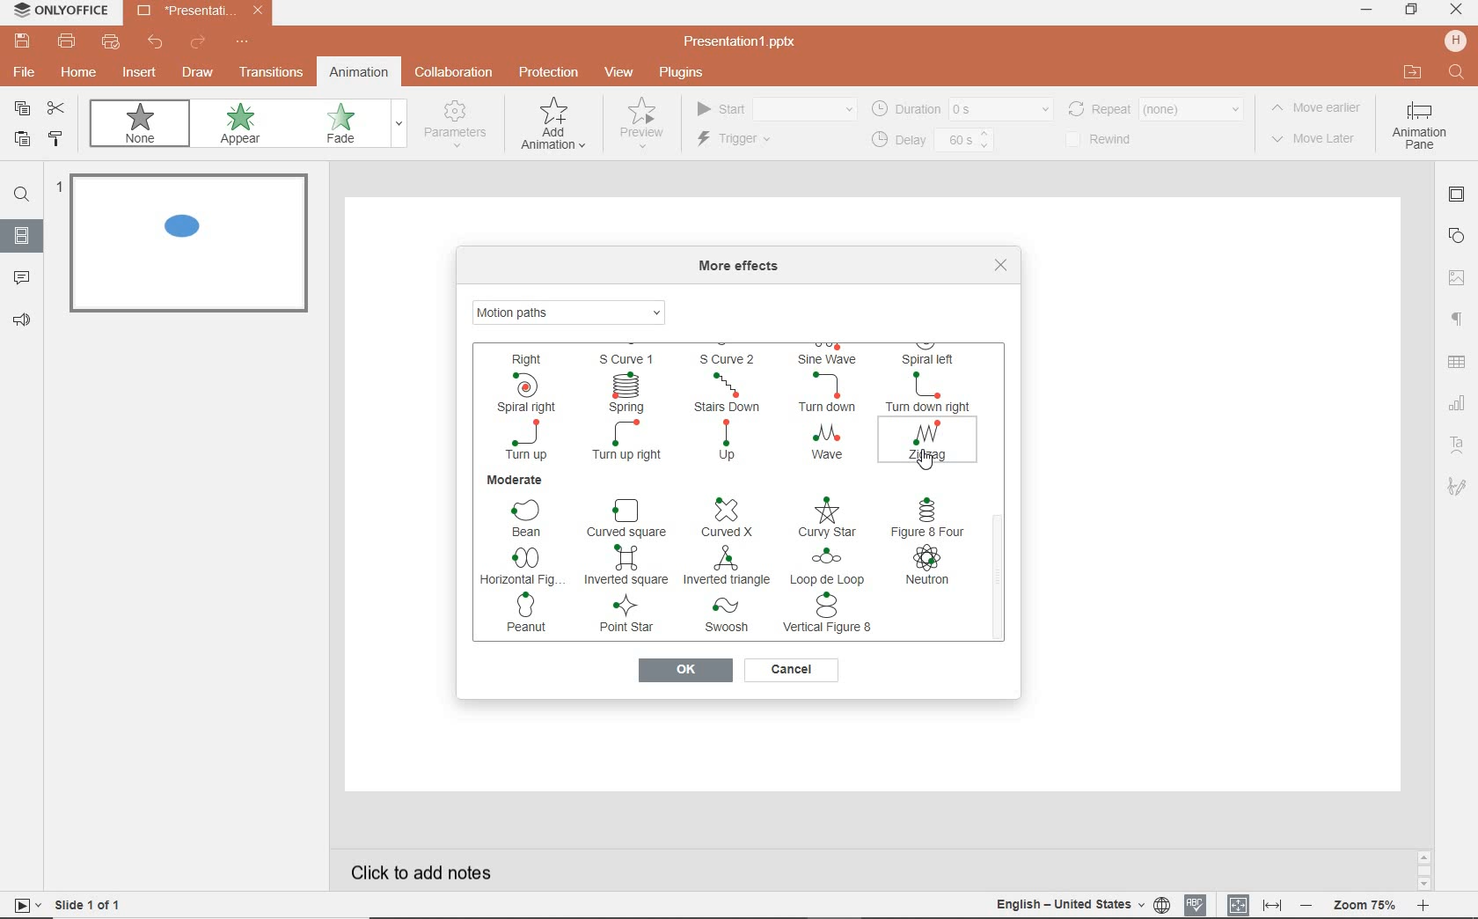  What do you see at coordinates (1239, 901) in the screenshot?
I see `fit to slide` at bounding box center [1239, 901].